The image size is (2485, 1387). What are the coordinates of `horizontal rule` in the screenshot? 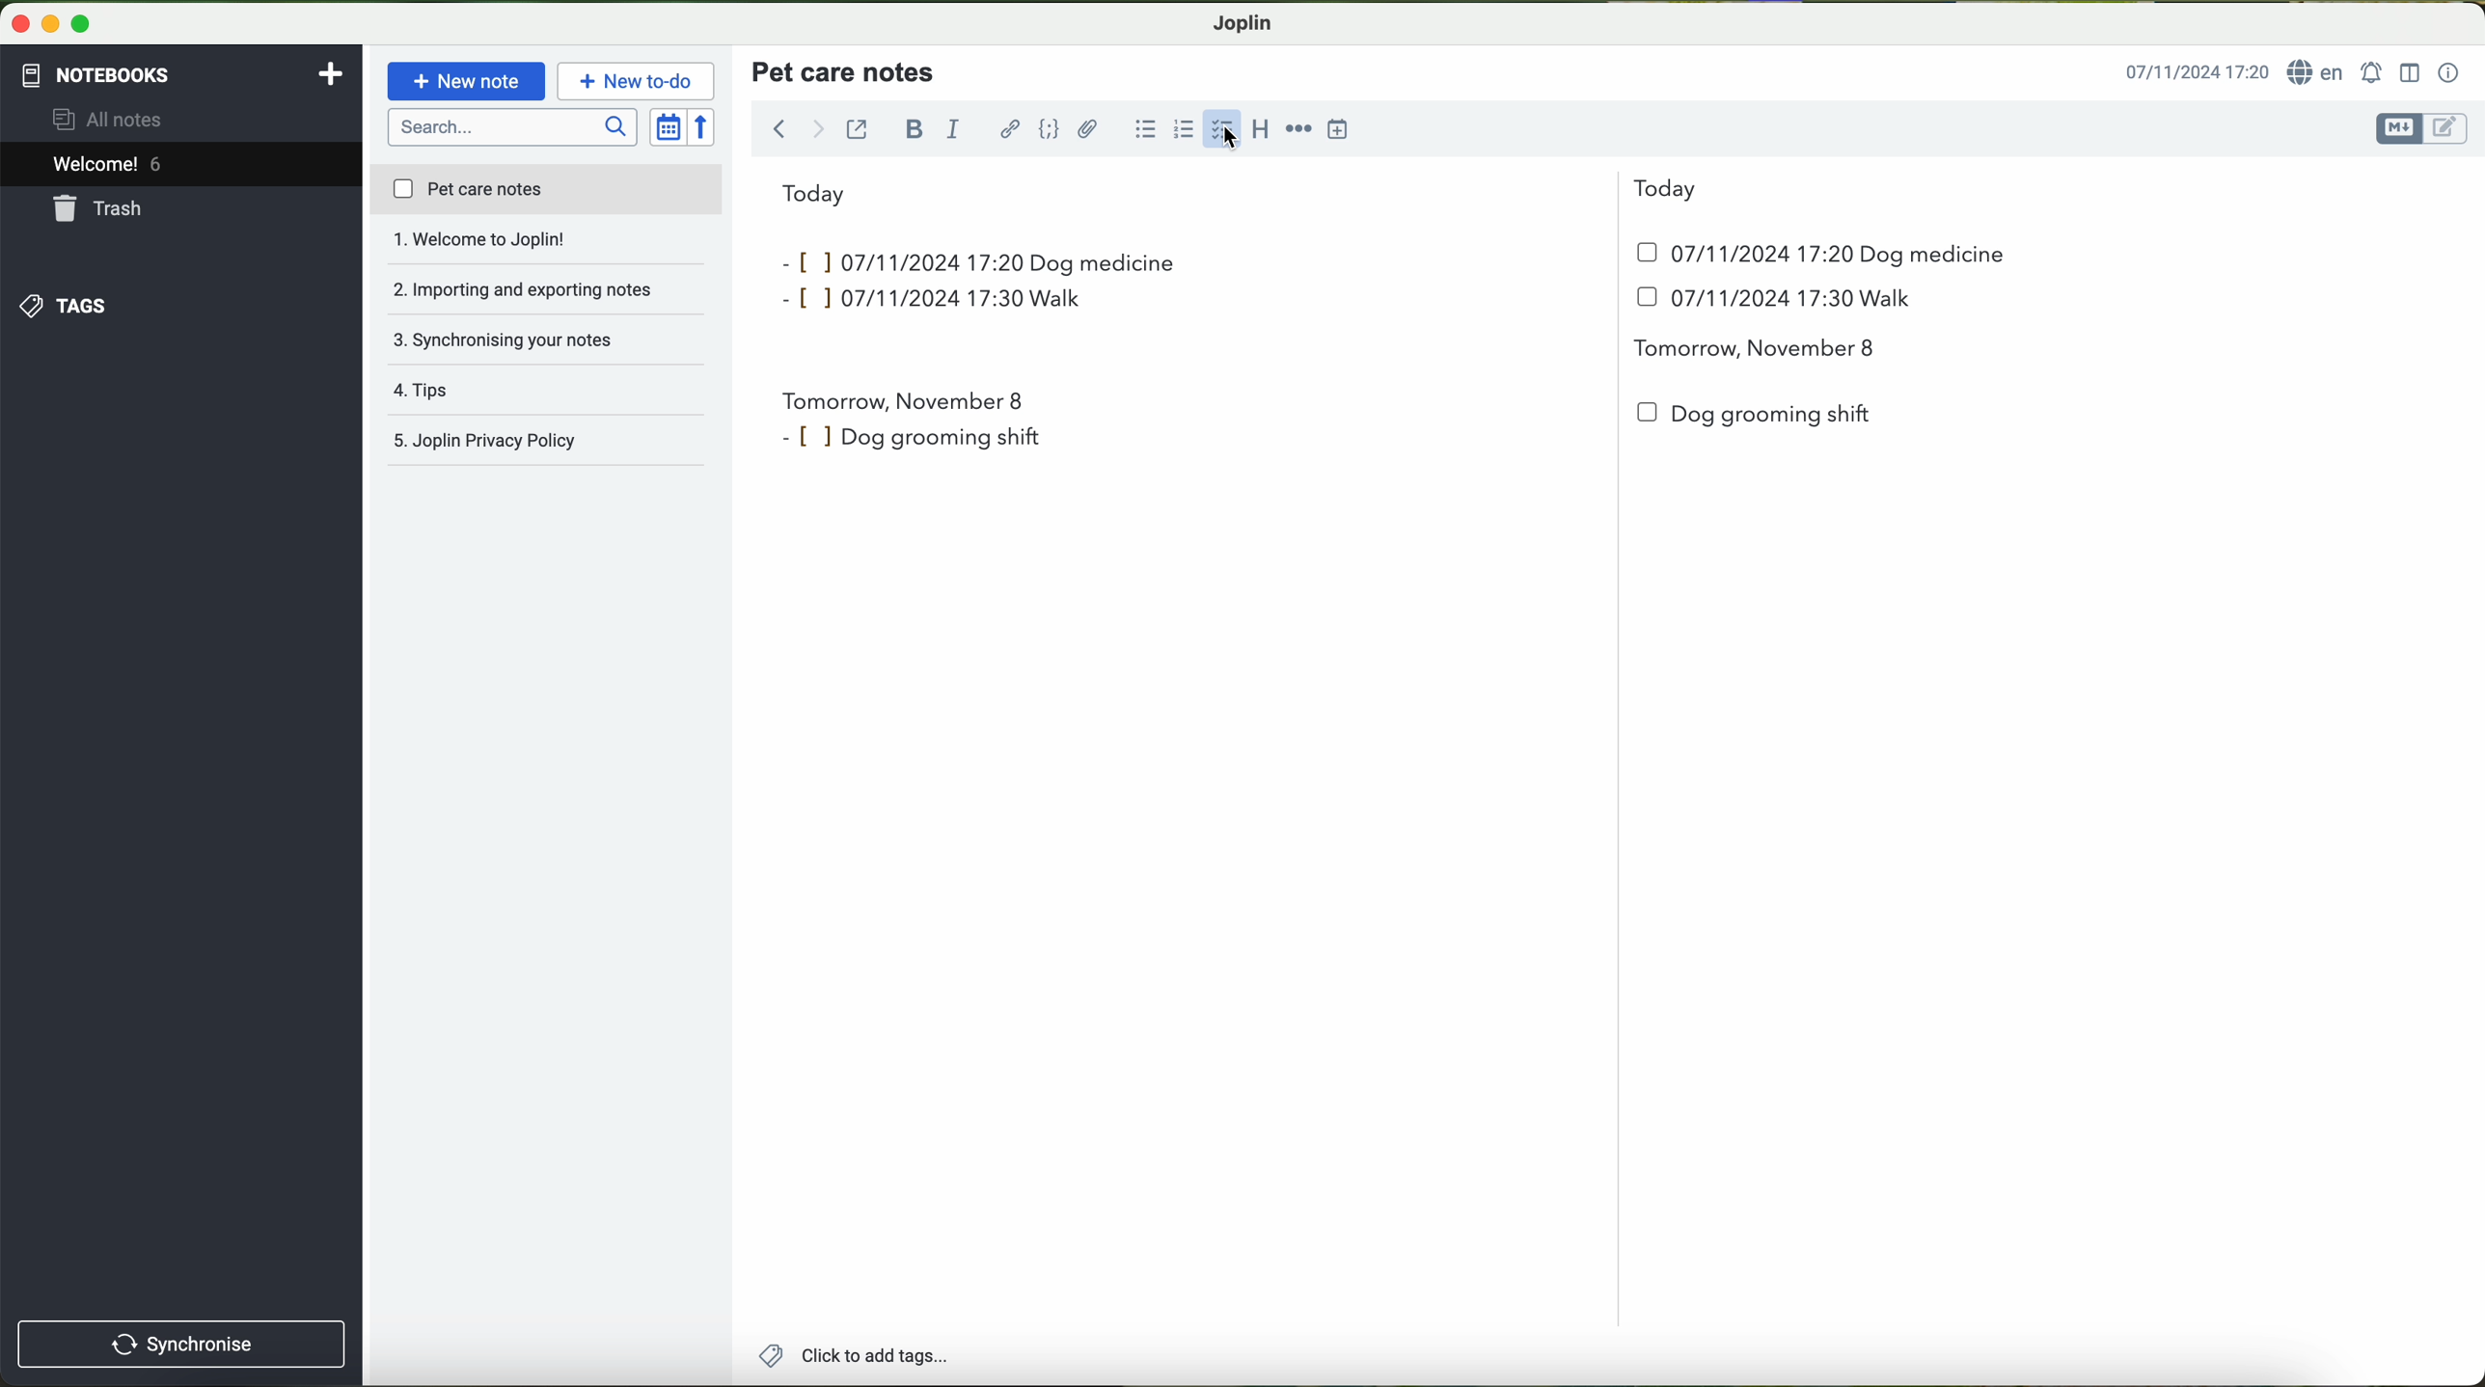 It's located at (1302, 129).